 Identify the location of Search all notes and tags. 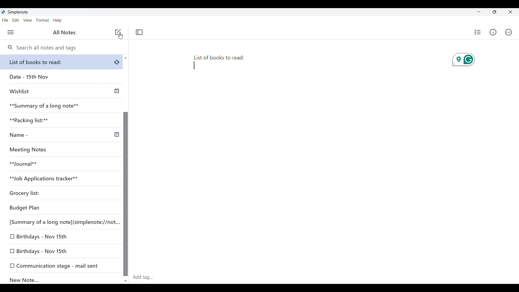
(42, 48).